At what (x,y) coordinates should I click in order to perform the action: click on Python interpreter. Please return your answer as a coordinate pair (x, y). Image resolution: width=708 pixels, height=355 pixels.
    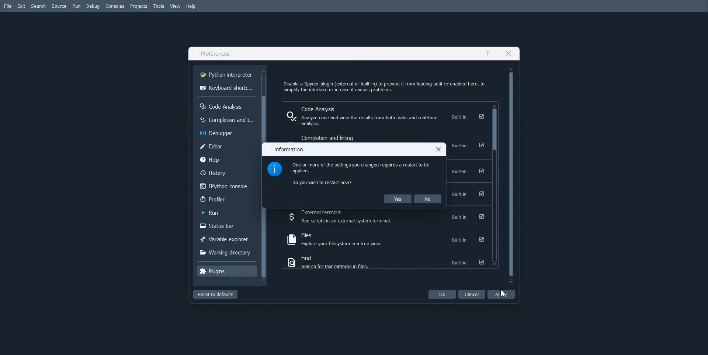
    Looking at the image, I should click on (226, 74).